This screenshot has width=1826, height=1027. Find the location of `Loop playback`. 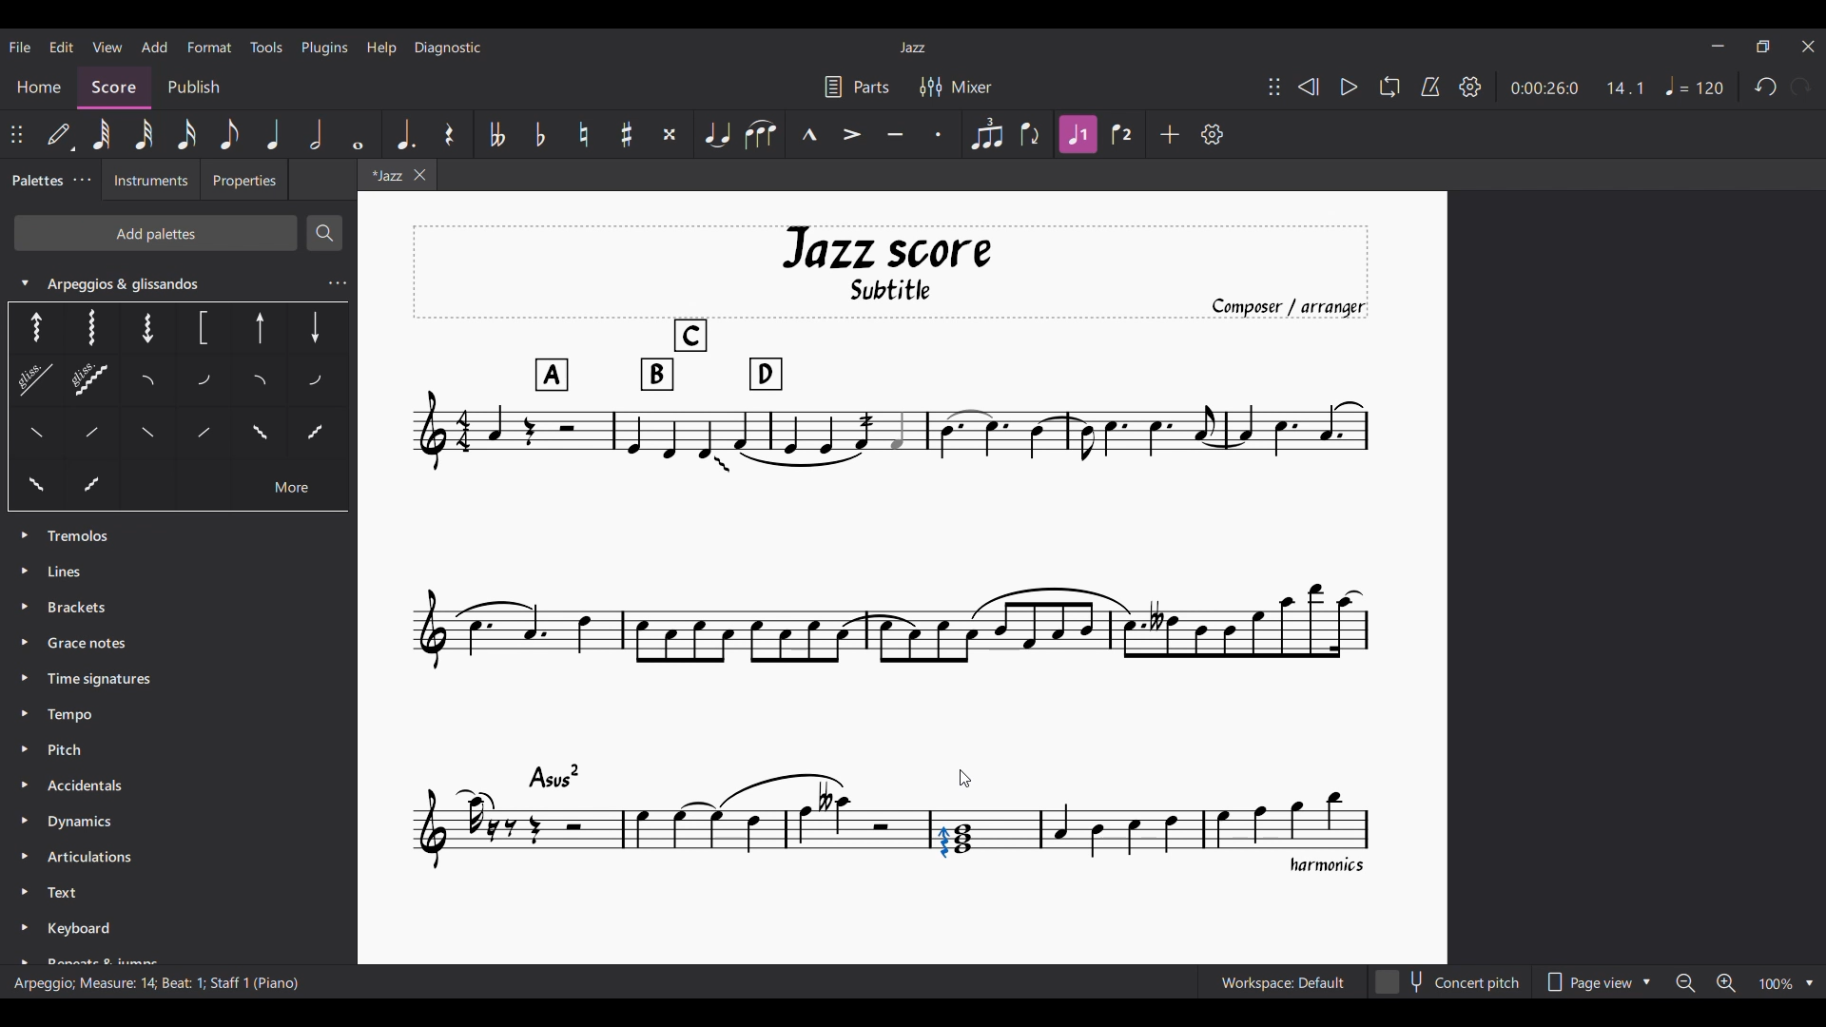

Loop playback is located at coordinates (1390, 87).